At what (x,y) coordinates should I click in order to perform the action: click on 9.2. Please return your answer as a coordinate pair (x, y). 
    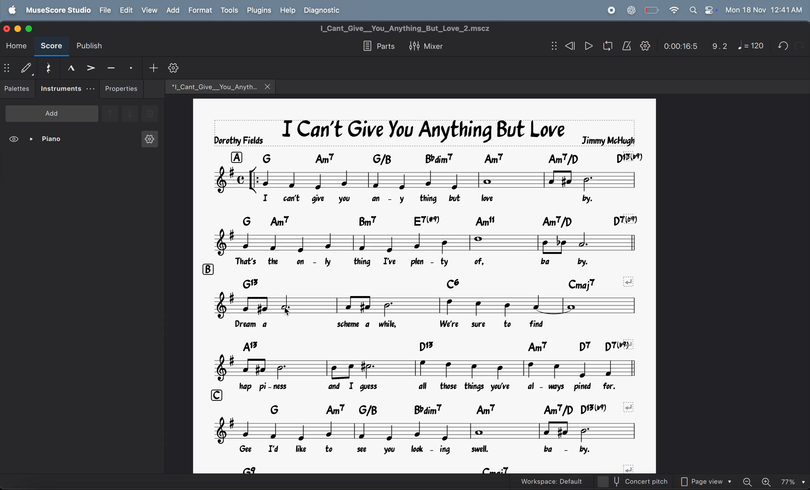
    Looking at the image, I should click on (717, 46).